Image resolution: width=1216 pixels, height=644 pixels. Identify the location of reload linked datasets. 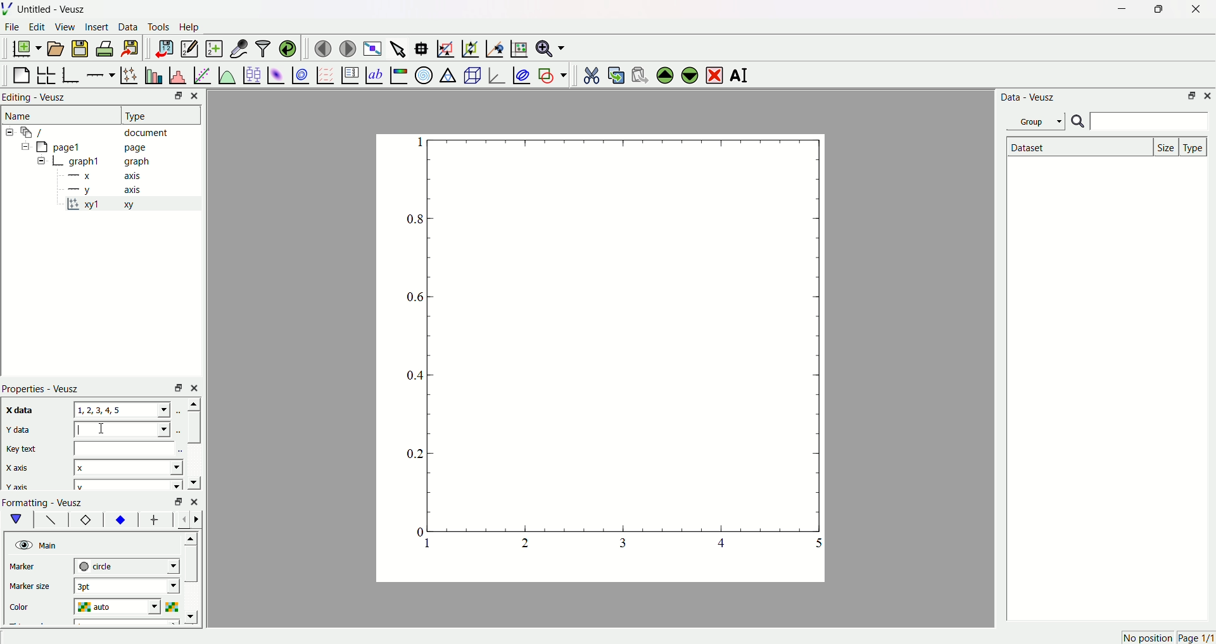
(288, 47).